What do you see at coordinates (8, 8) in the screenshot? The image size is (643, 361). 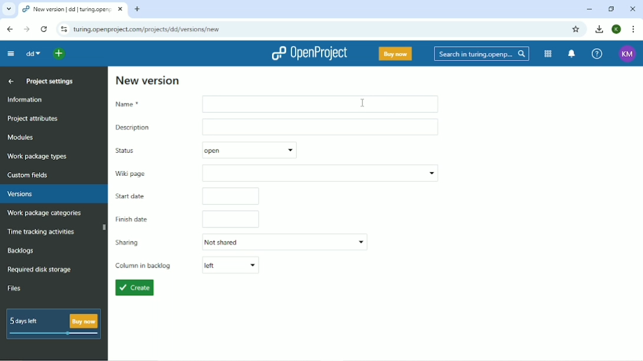 I see `Search tabs` at bounding box center [8, 8].